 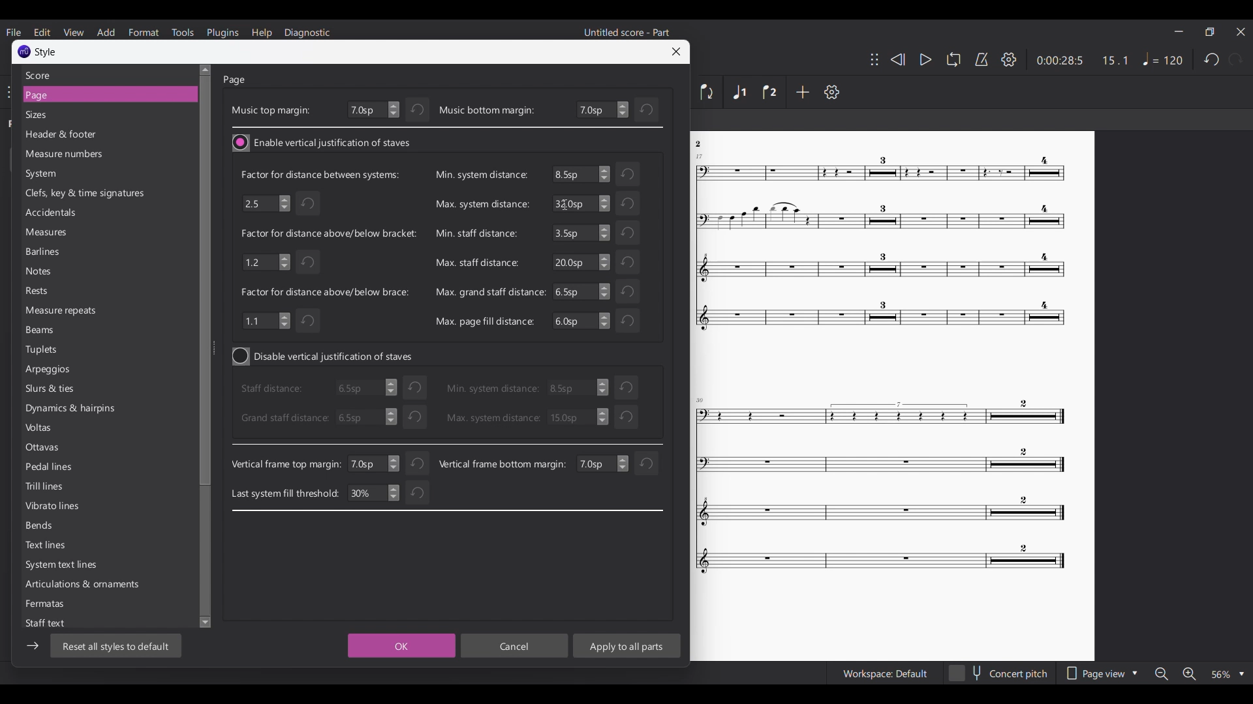 I want to click on Notes, so click(x=59, y=272).